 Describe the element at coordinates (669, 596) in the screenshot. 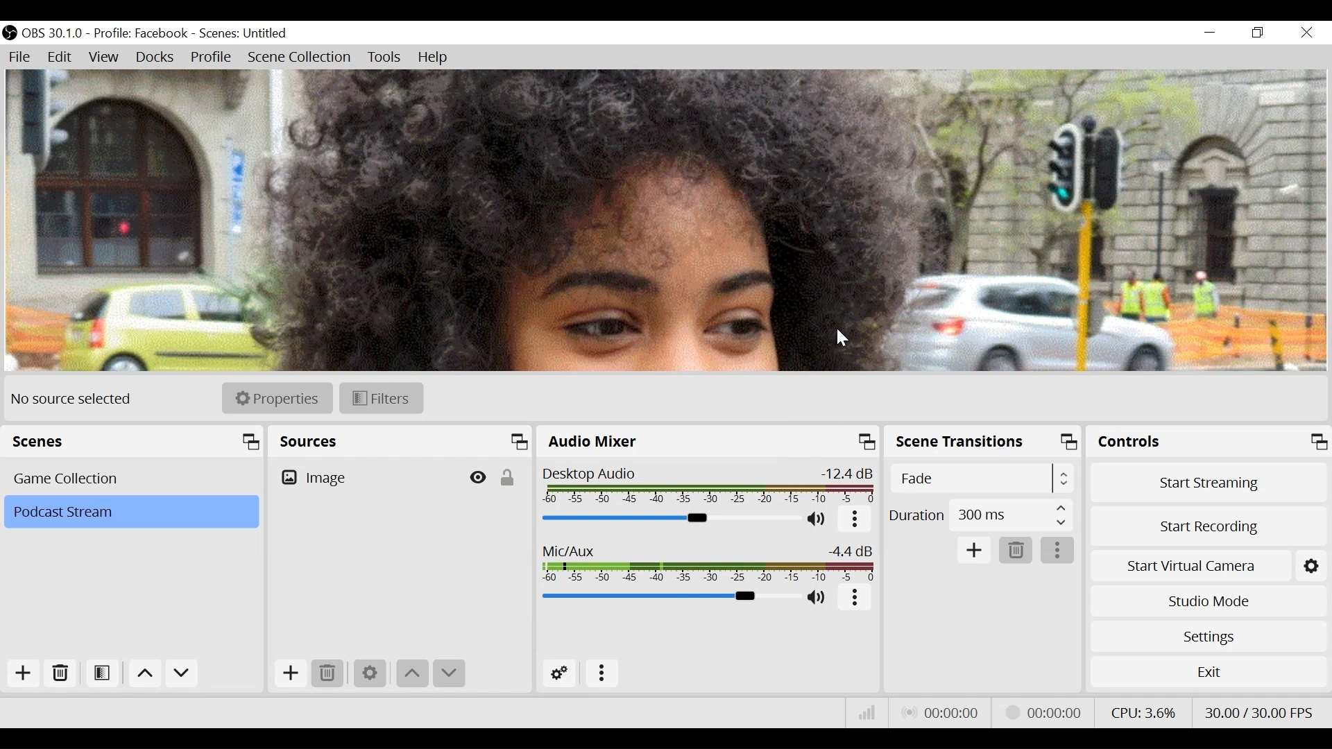

I see `Mic/Aux` at that location.